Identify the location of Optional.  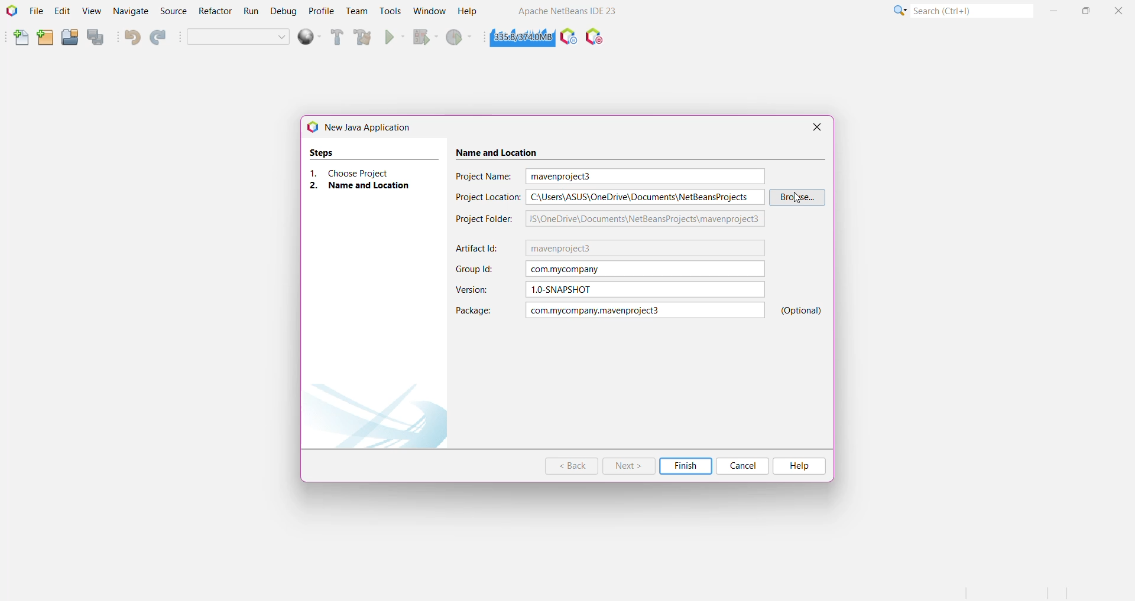
(803, 311).